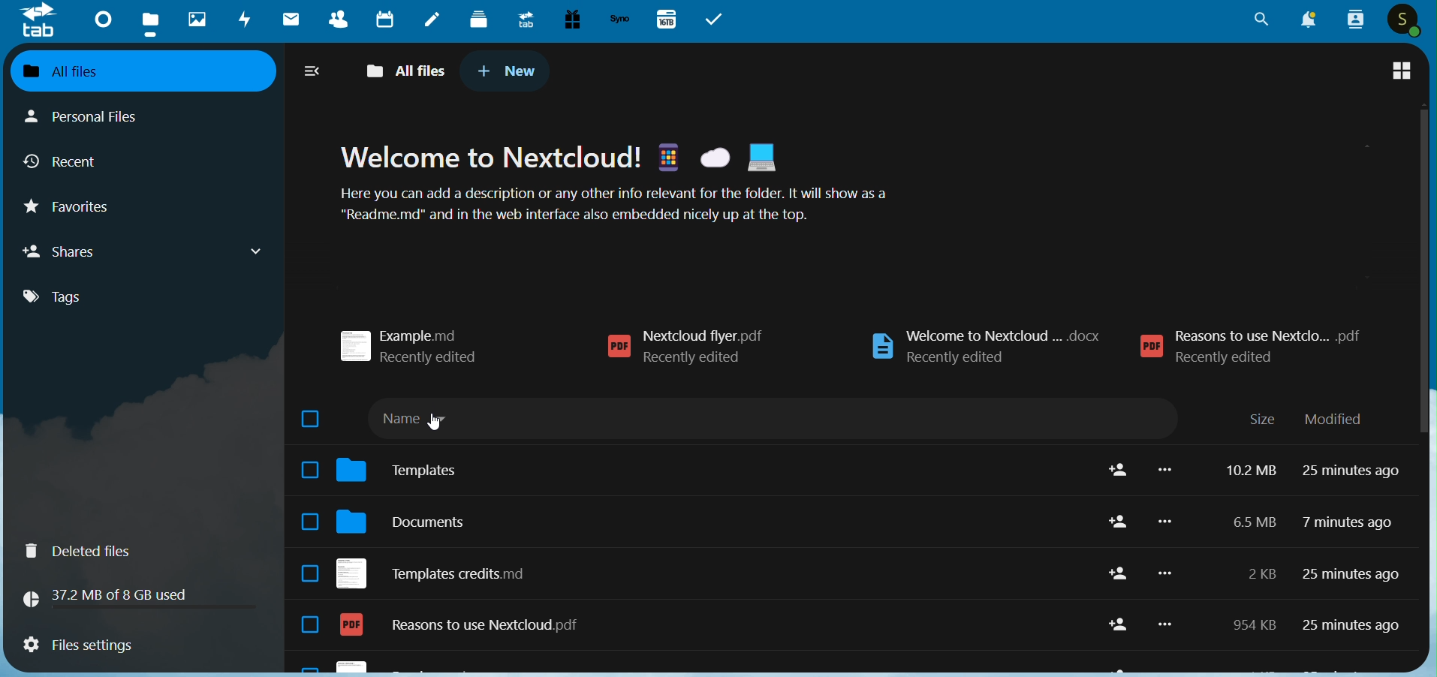  I want to click on Contacts, so click(1354, 20).